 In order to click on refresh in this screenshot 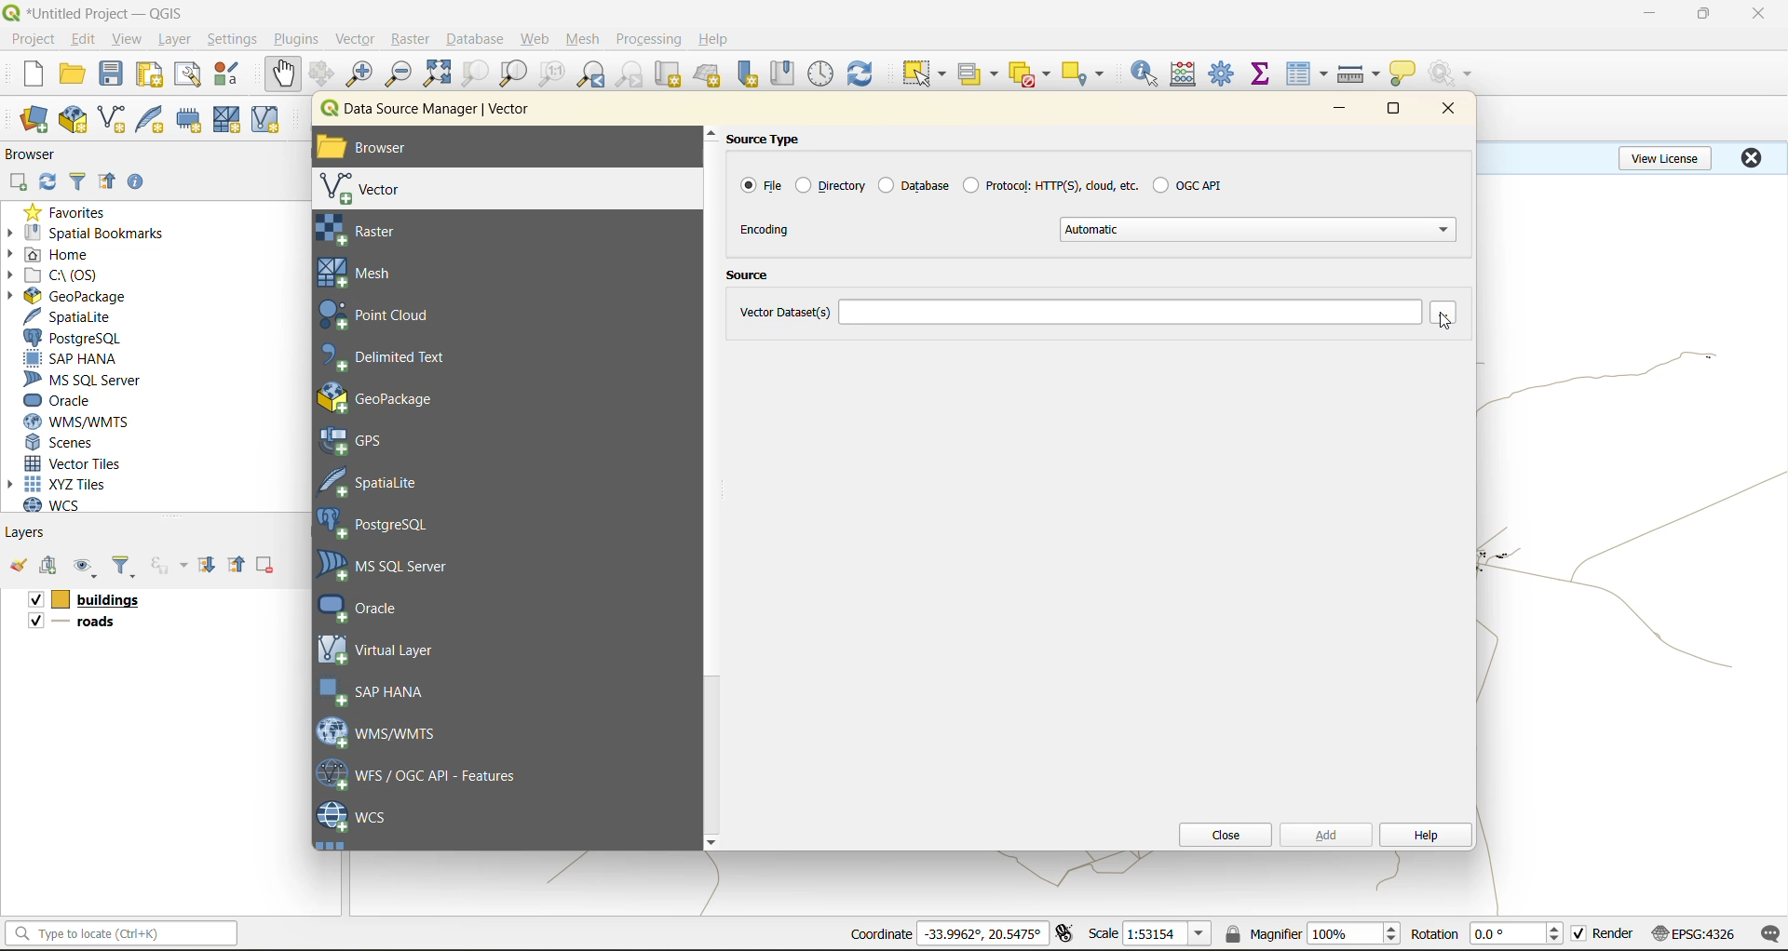, I will do `click(860, 76)`.